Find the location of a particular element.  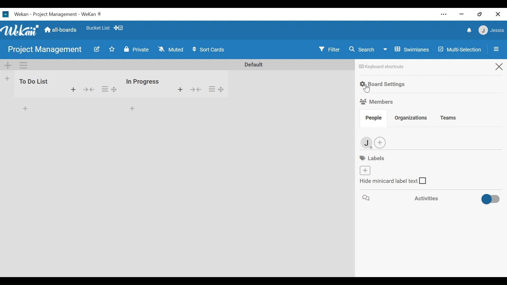

options is located at coordinates (108, 88).